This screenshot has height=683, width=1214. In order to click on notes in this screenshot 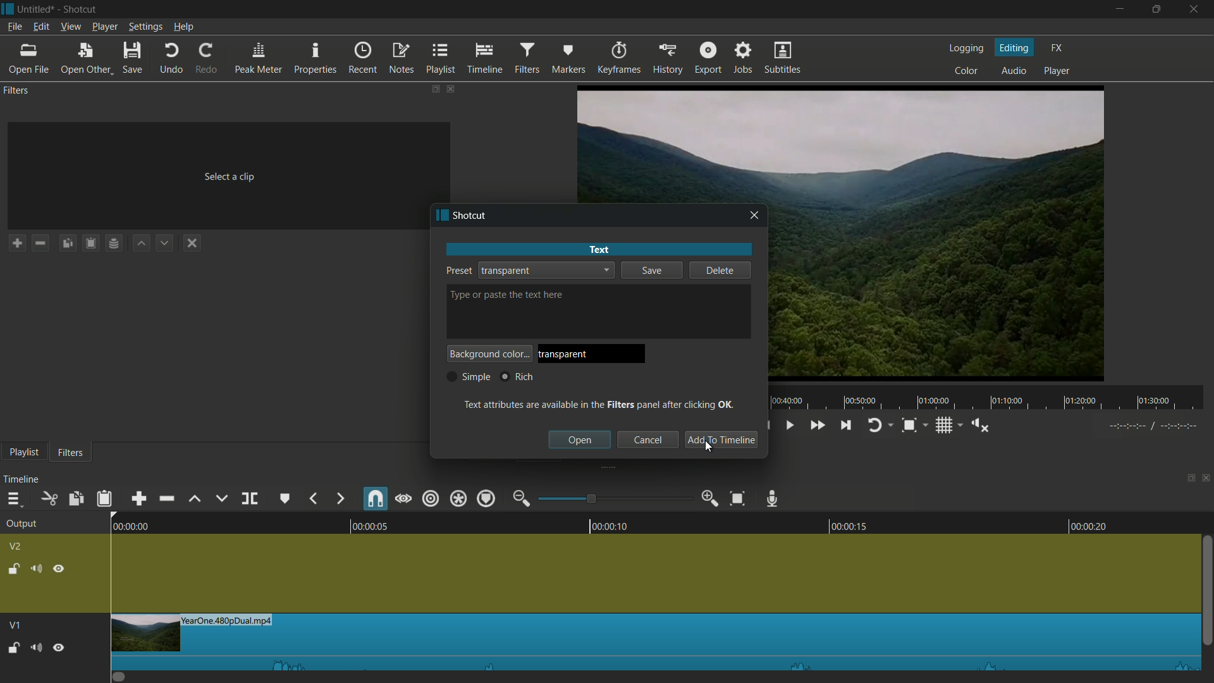, I will do `click(403, 58)`.